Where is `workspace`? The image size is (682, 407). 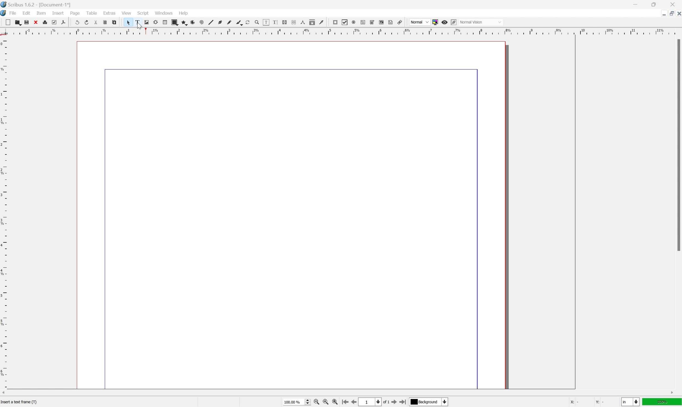
workspace is located at coordinates (294, 216).